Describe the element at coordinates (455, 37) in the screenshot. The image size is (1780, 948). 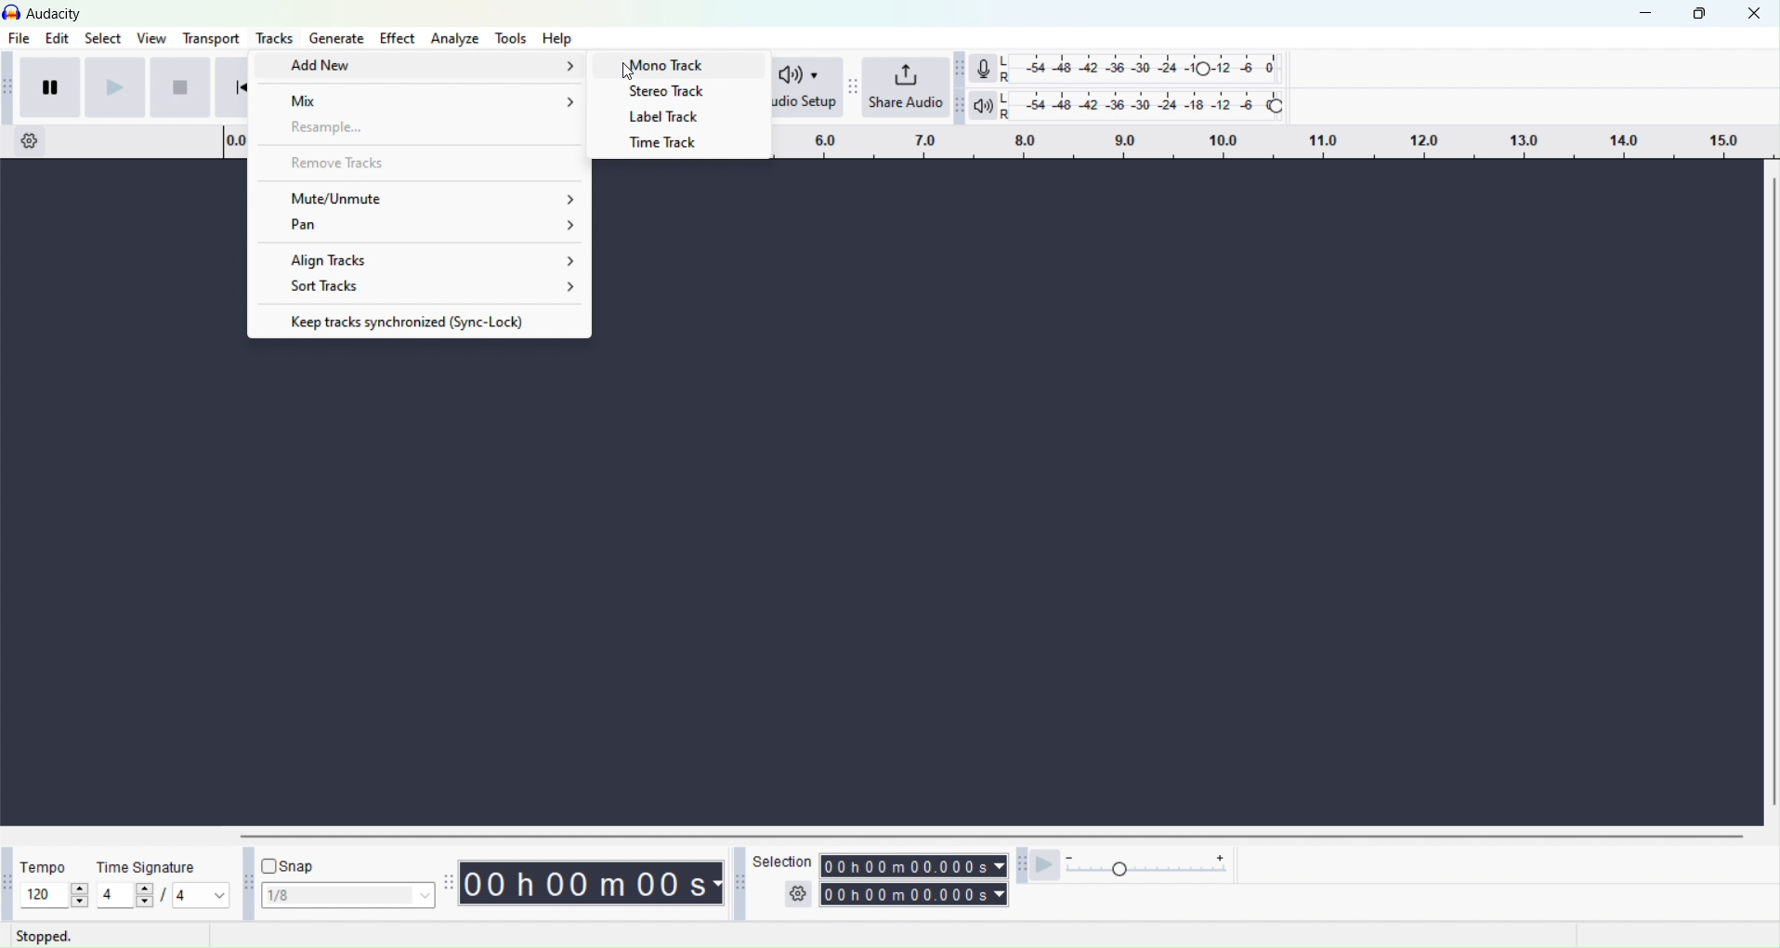
I see `Analyze` at that location.